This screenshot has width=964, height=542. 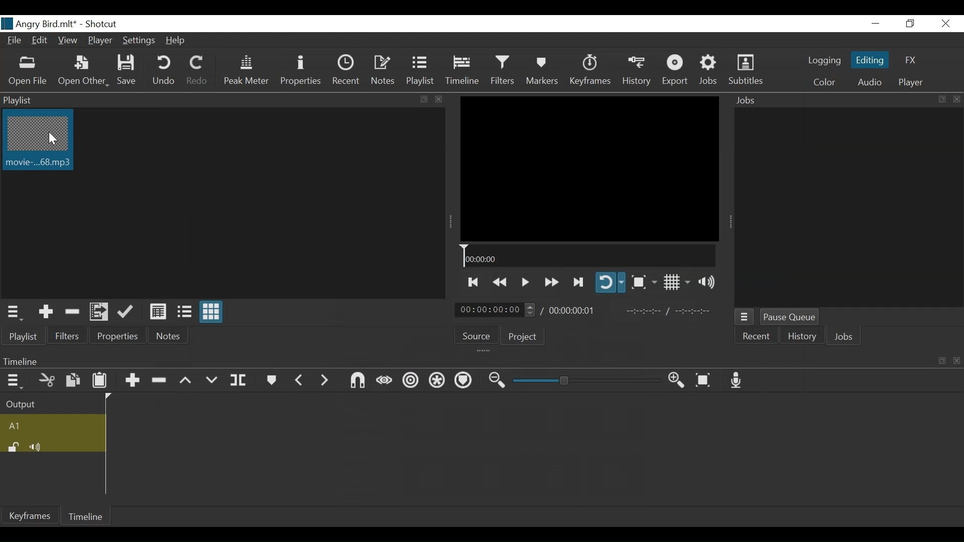 I want to click on Mute, so click(x=37, y=446).